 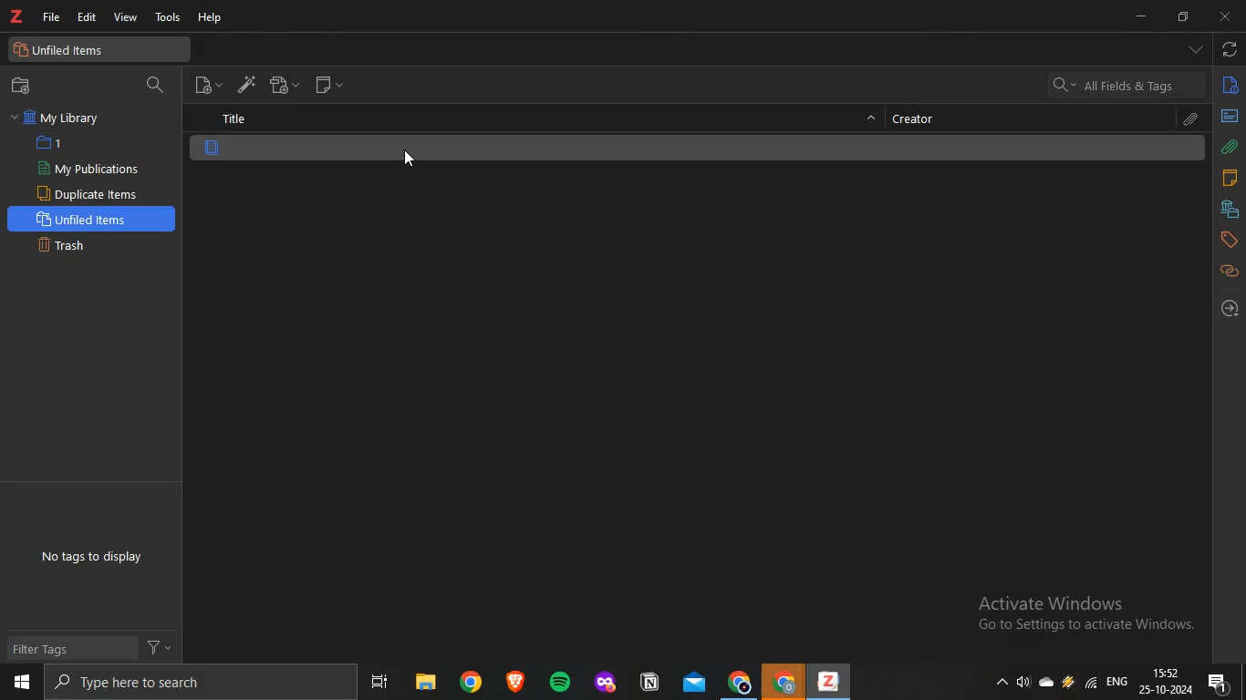 What do you see at coordinates (286, 85) in the screenshot?
I see `add attachment` at bounding box center [286, 85].